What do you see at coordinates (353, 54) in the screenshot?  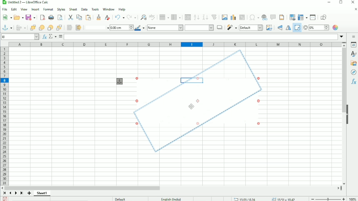 I see `Styles` at bounding box center [353, 54].